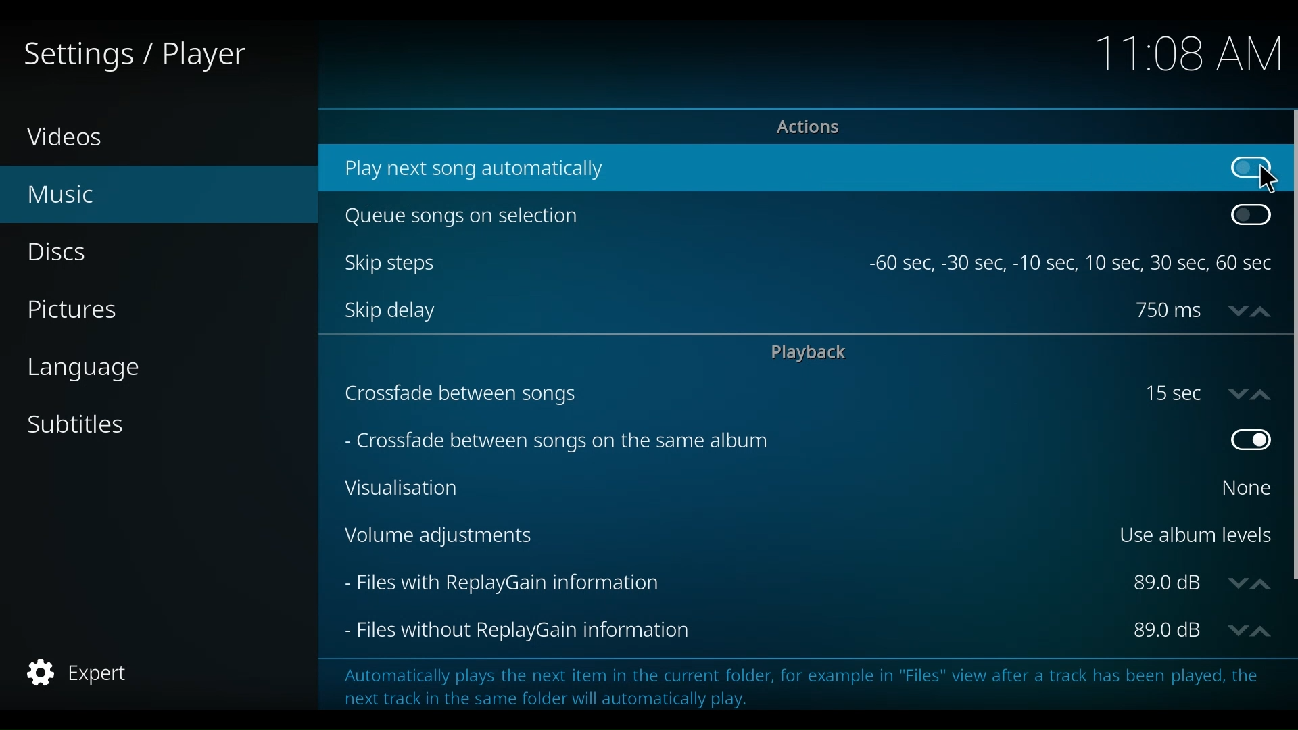  I want to click on Queue songs on selection, so click(779, 218).